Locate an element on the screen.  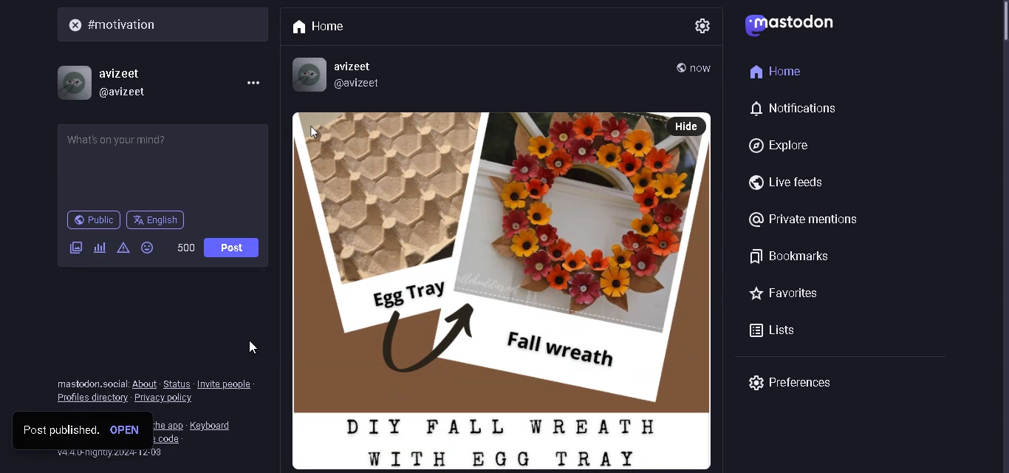
live feeds is located at coordinates (784, 182).